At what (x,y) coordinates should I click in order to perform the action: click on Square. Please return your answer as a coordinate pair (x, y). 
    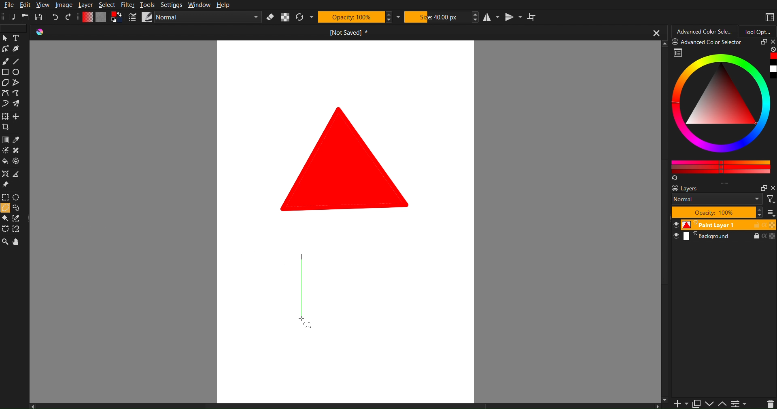
    Looking at the image, I should click on (5, 117).